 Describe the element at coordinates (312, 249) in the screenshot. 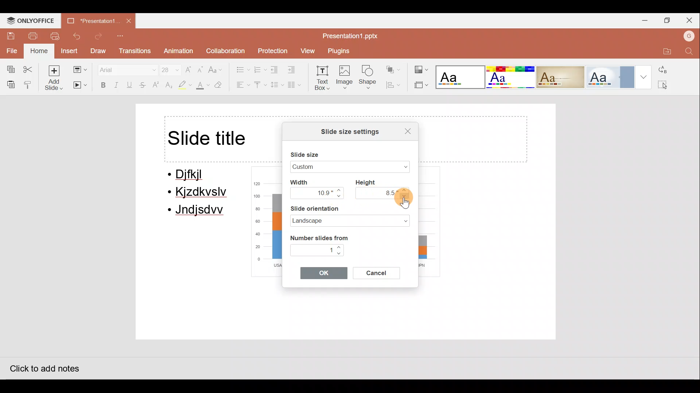

I see `1` at that location.